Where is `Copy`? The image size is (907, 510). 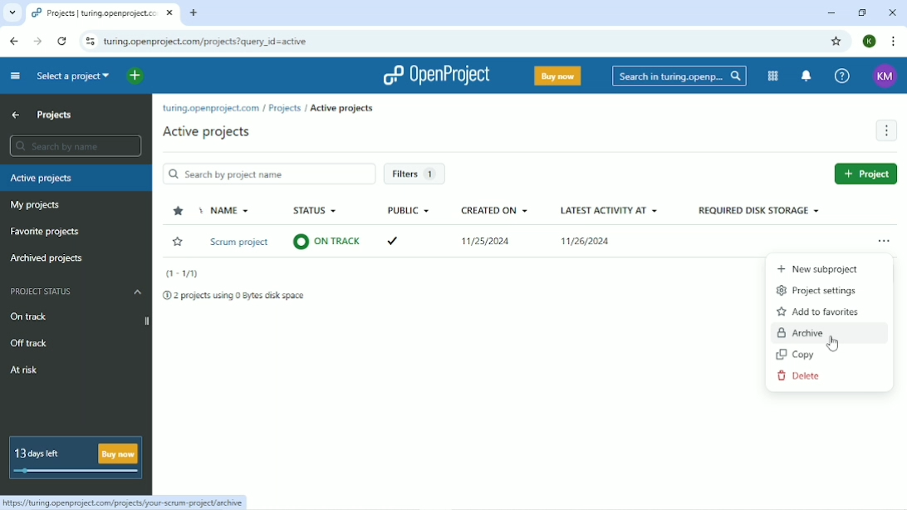
Copy is located at coordinates (797, 355).